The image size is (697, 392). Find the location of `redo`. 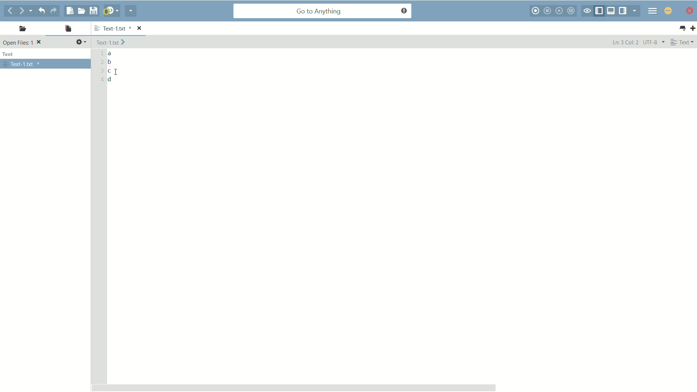

redo is located at coordinates (56, 11).